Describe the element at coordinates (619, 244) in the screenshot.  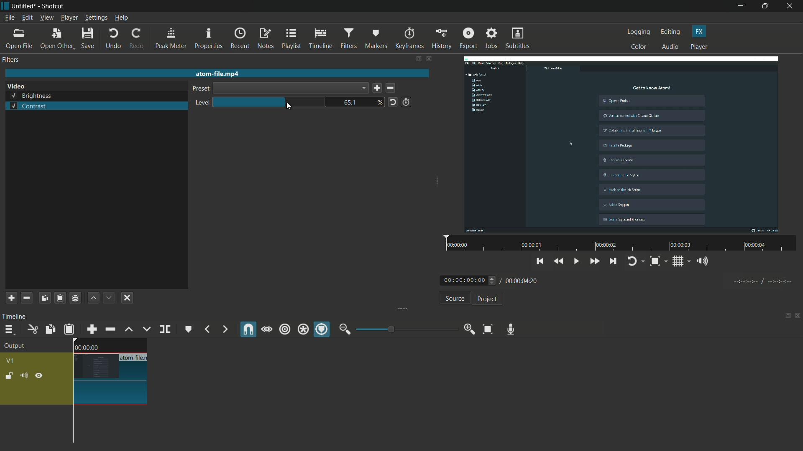
I see `video time` at that location.